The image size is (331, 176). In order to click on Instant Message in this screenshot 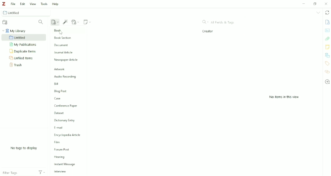, I will do `click(65, 164)`.